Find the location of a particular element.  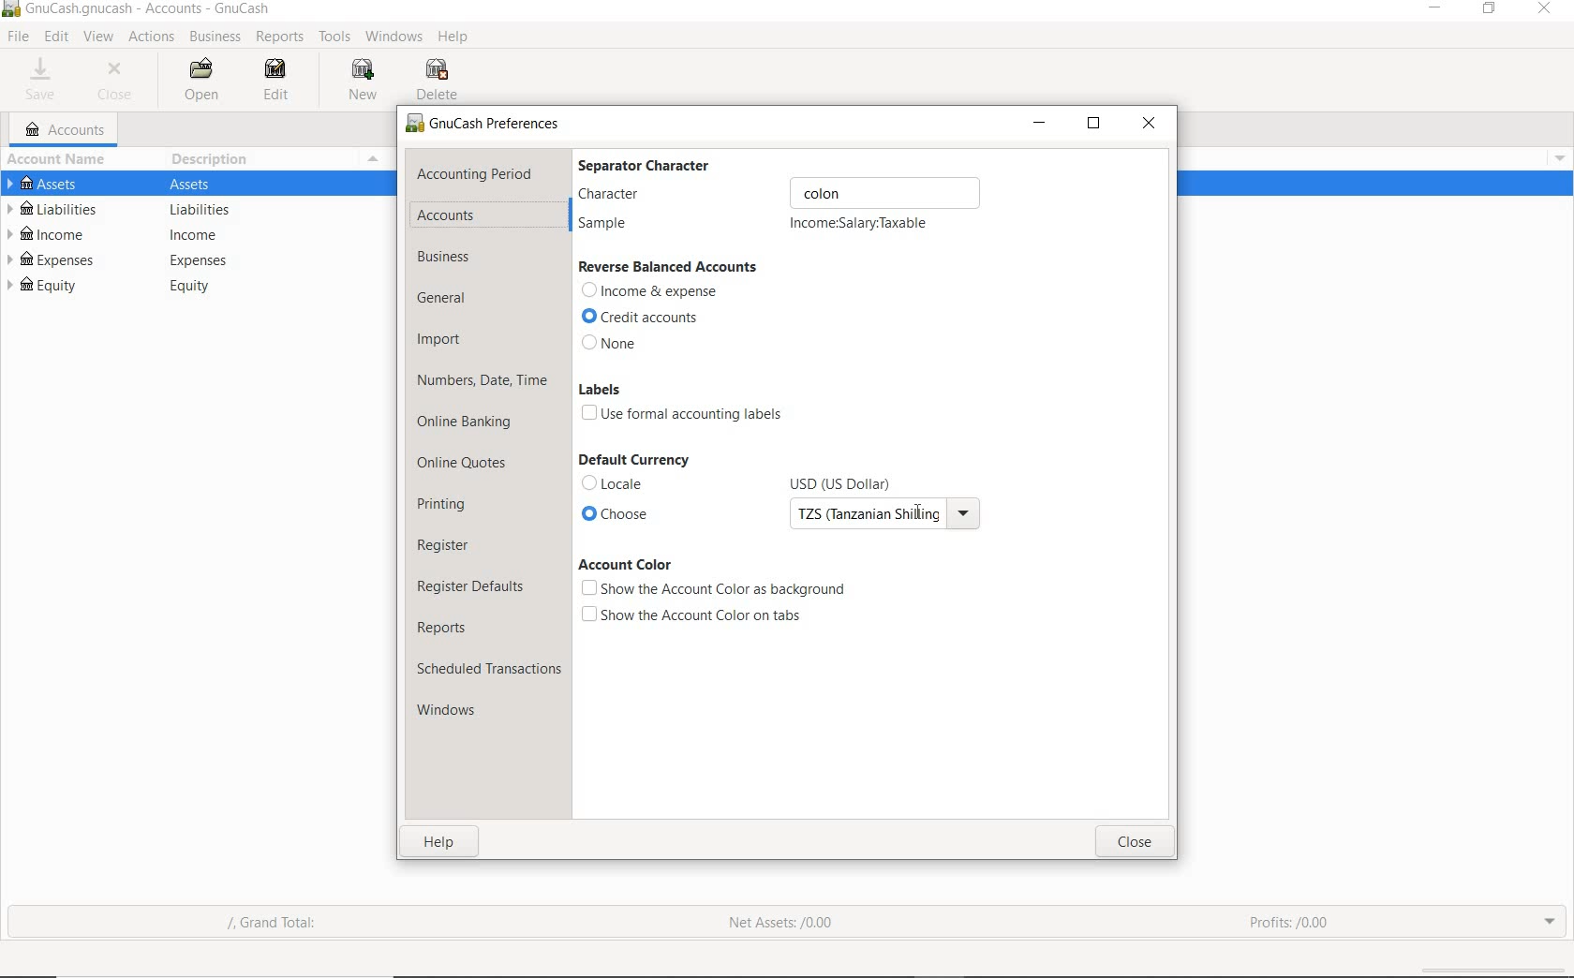

 is located at coordinates (9, 10).